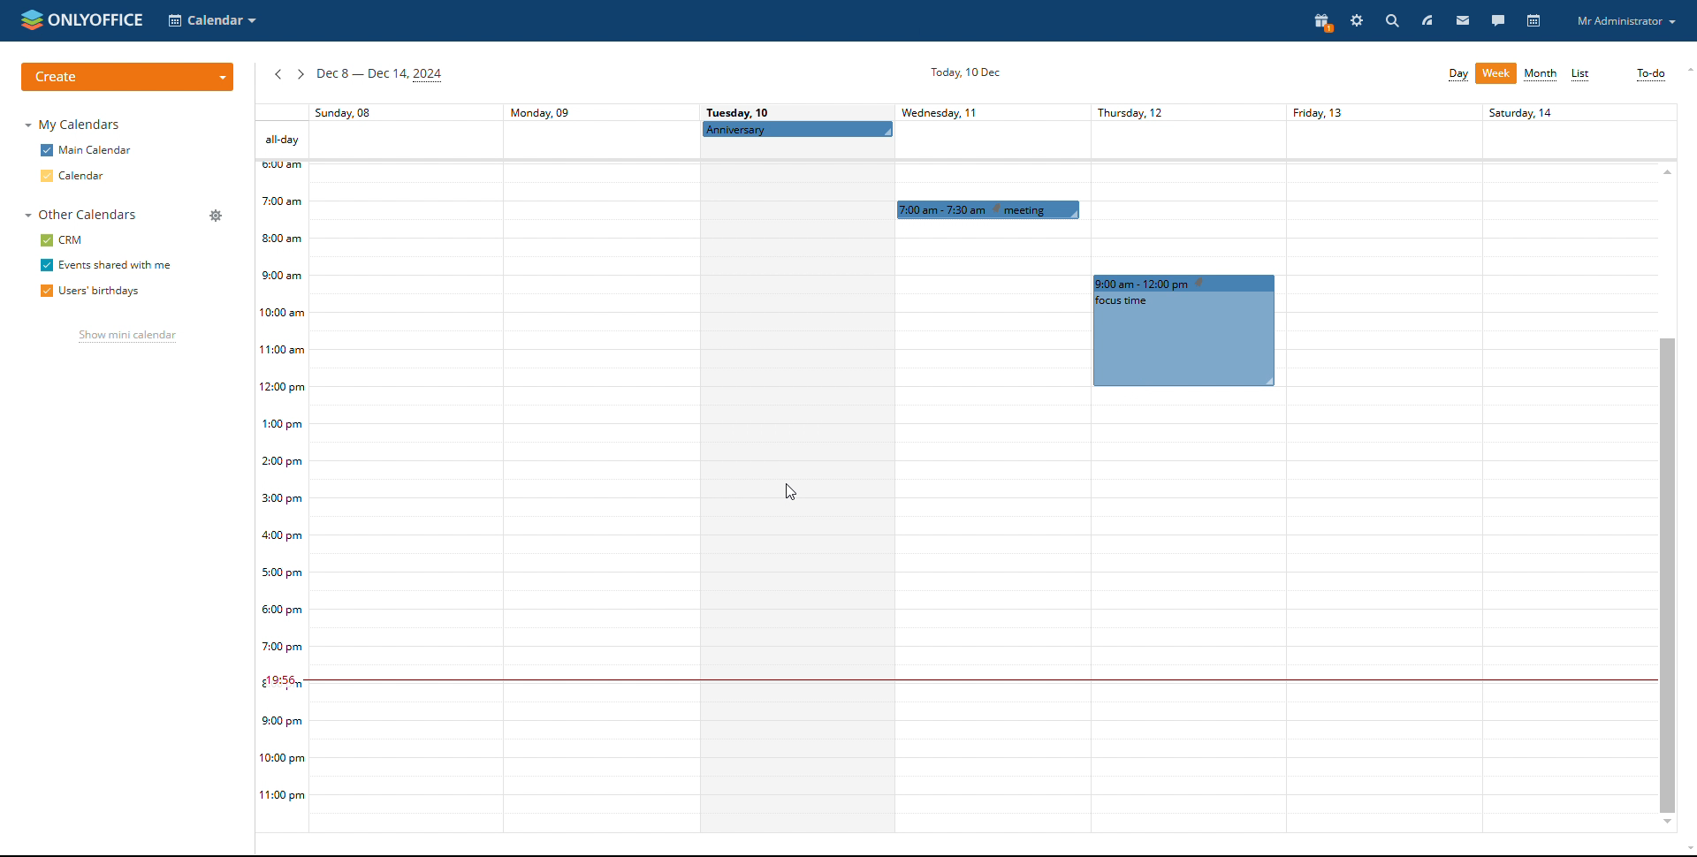  I want to click on scrollbar, so click(1667, 573).